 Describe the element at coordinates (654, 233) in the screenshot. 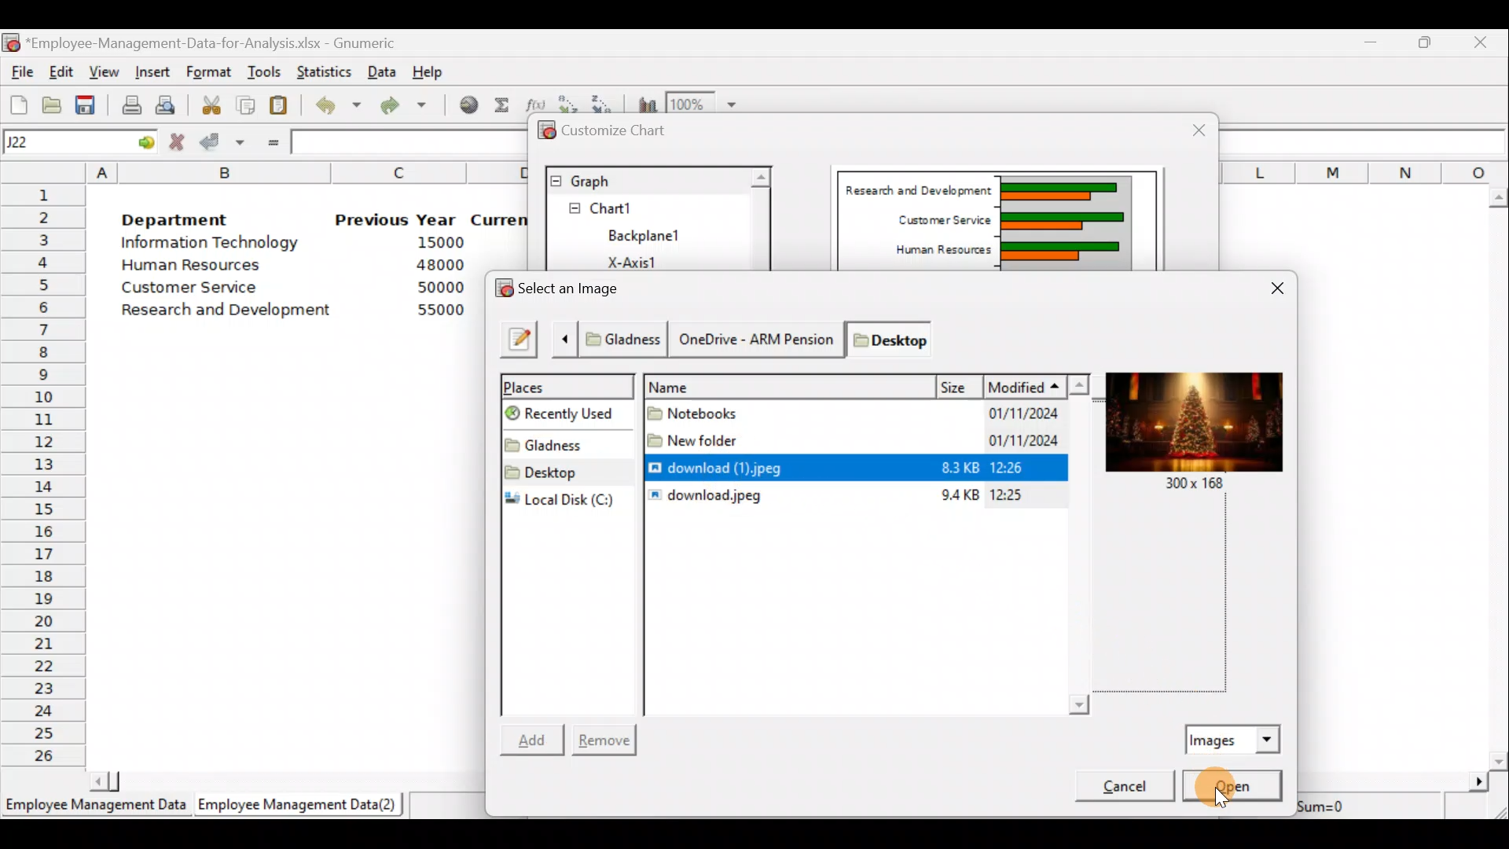

I see `BackPlane1` at that location.